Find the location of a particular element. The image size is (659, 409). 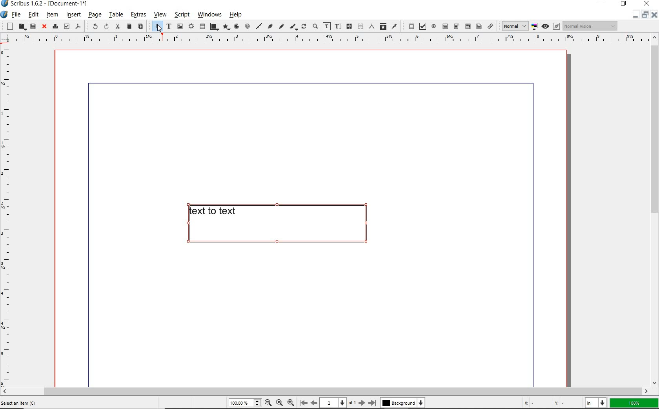

script is located at coordinates (181, 15).